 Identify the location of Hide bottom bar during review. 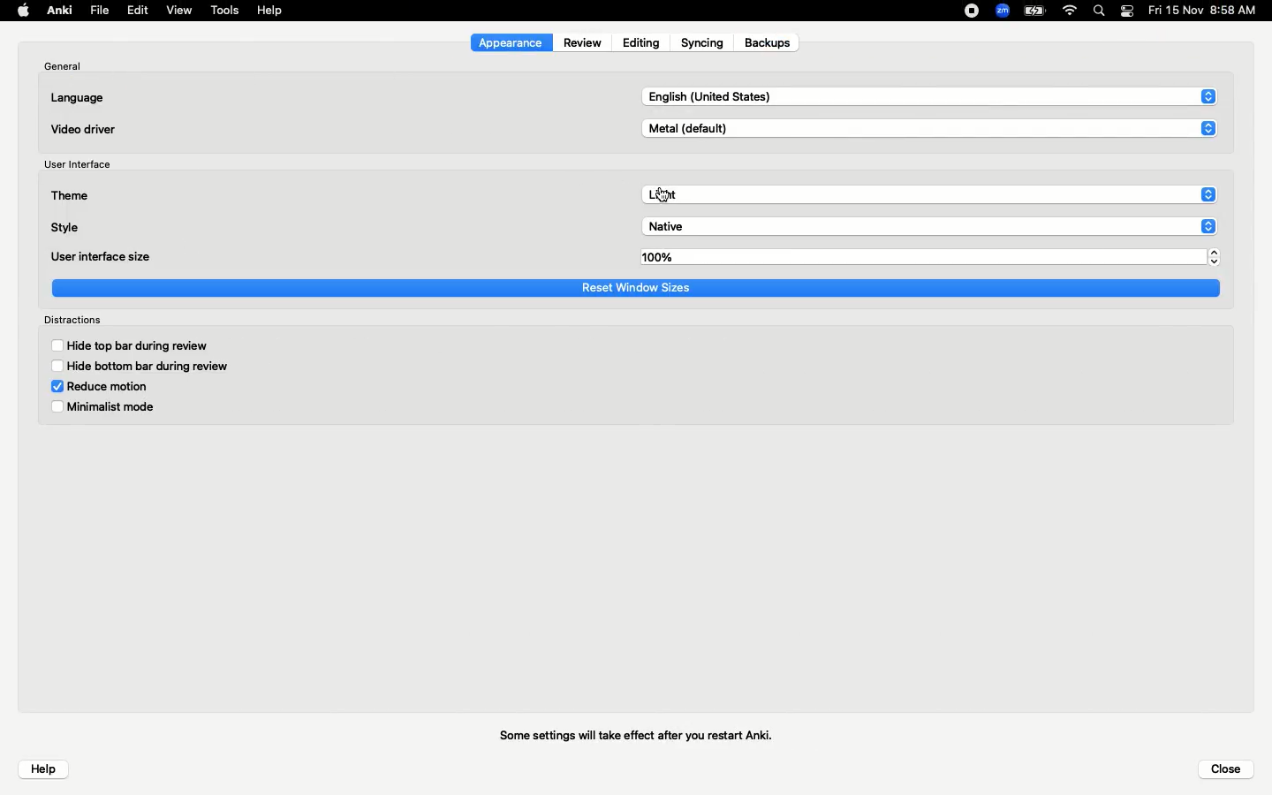
(142, 367).